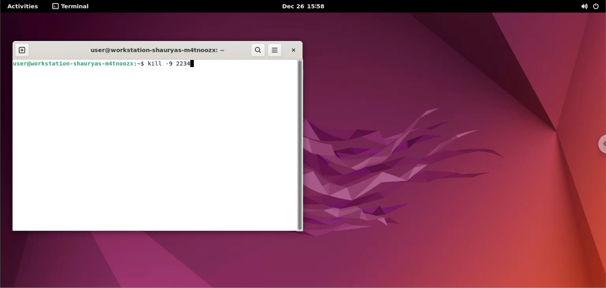 This screenshot has width=606, height=288. Describe the element at coordinates (274, 51) in the screenshot. I see `more options` at that location.